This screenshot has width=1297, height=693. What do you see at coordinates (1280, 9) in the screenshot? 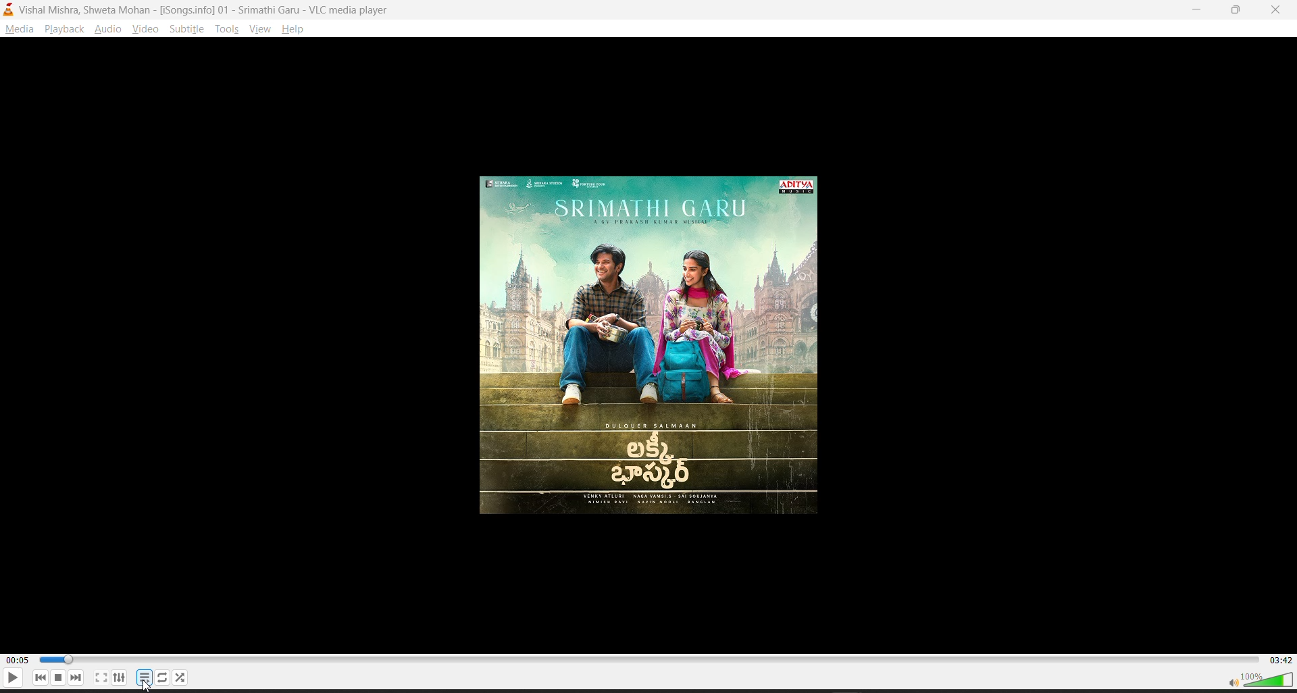
I see `close` at bounding box center [1280, 9].